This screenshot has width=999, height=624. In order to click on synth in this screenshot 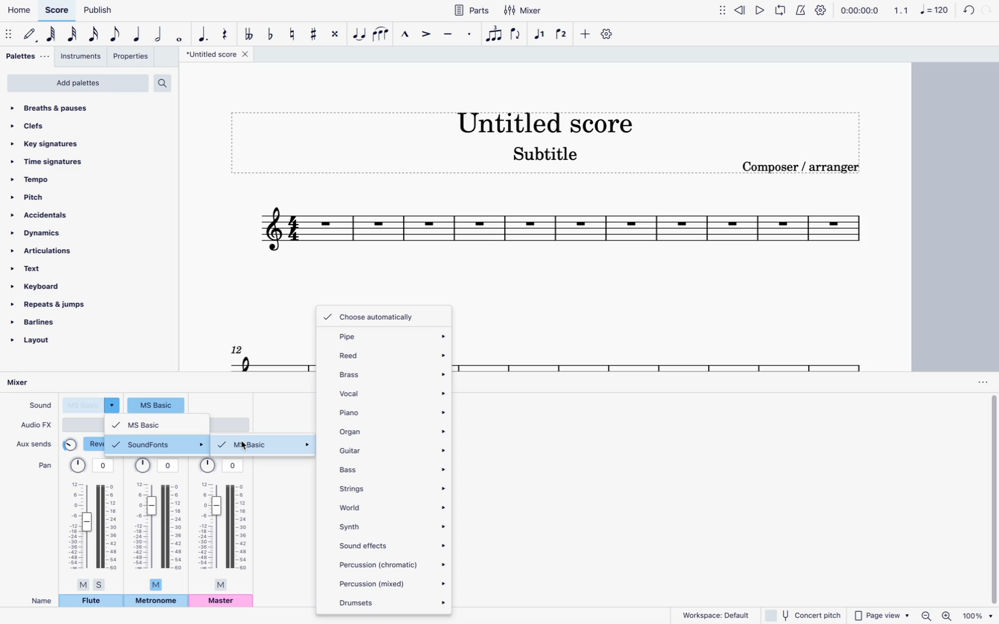, I will do `click(392, 525)`.